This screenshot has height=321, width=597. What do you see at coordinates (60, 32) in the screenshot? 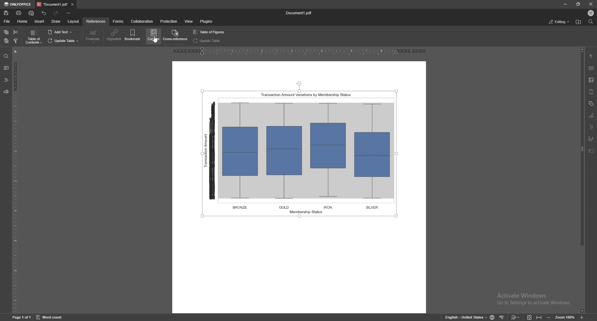
I see `add text` at bounding box center [60, 32].